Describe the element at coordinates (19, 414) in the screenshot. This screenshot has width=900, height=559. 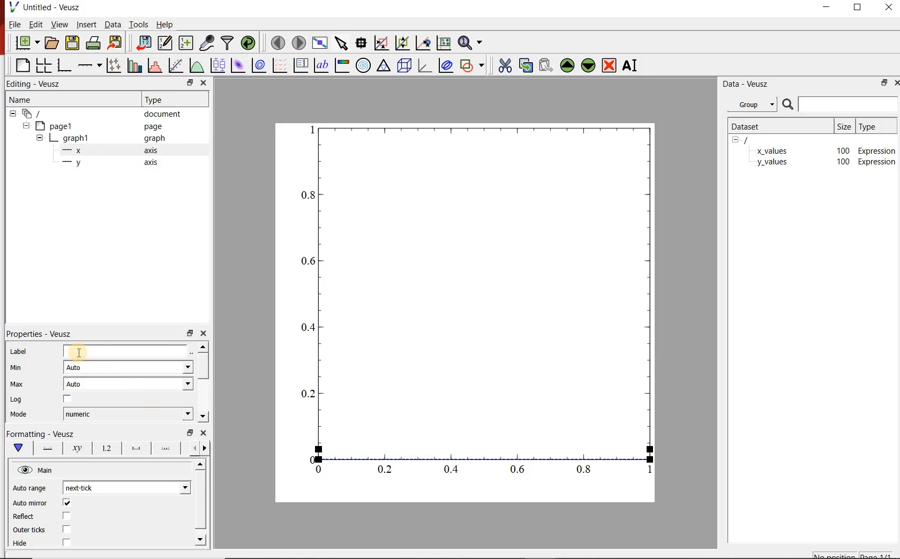
I see `Mode` at that location.